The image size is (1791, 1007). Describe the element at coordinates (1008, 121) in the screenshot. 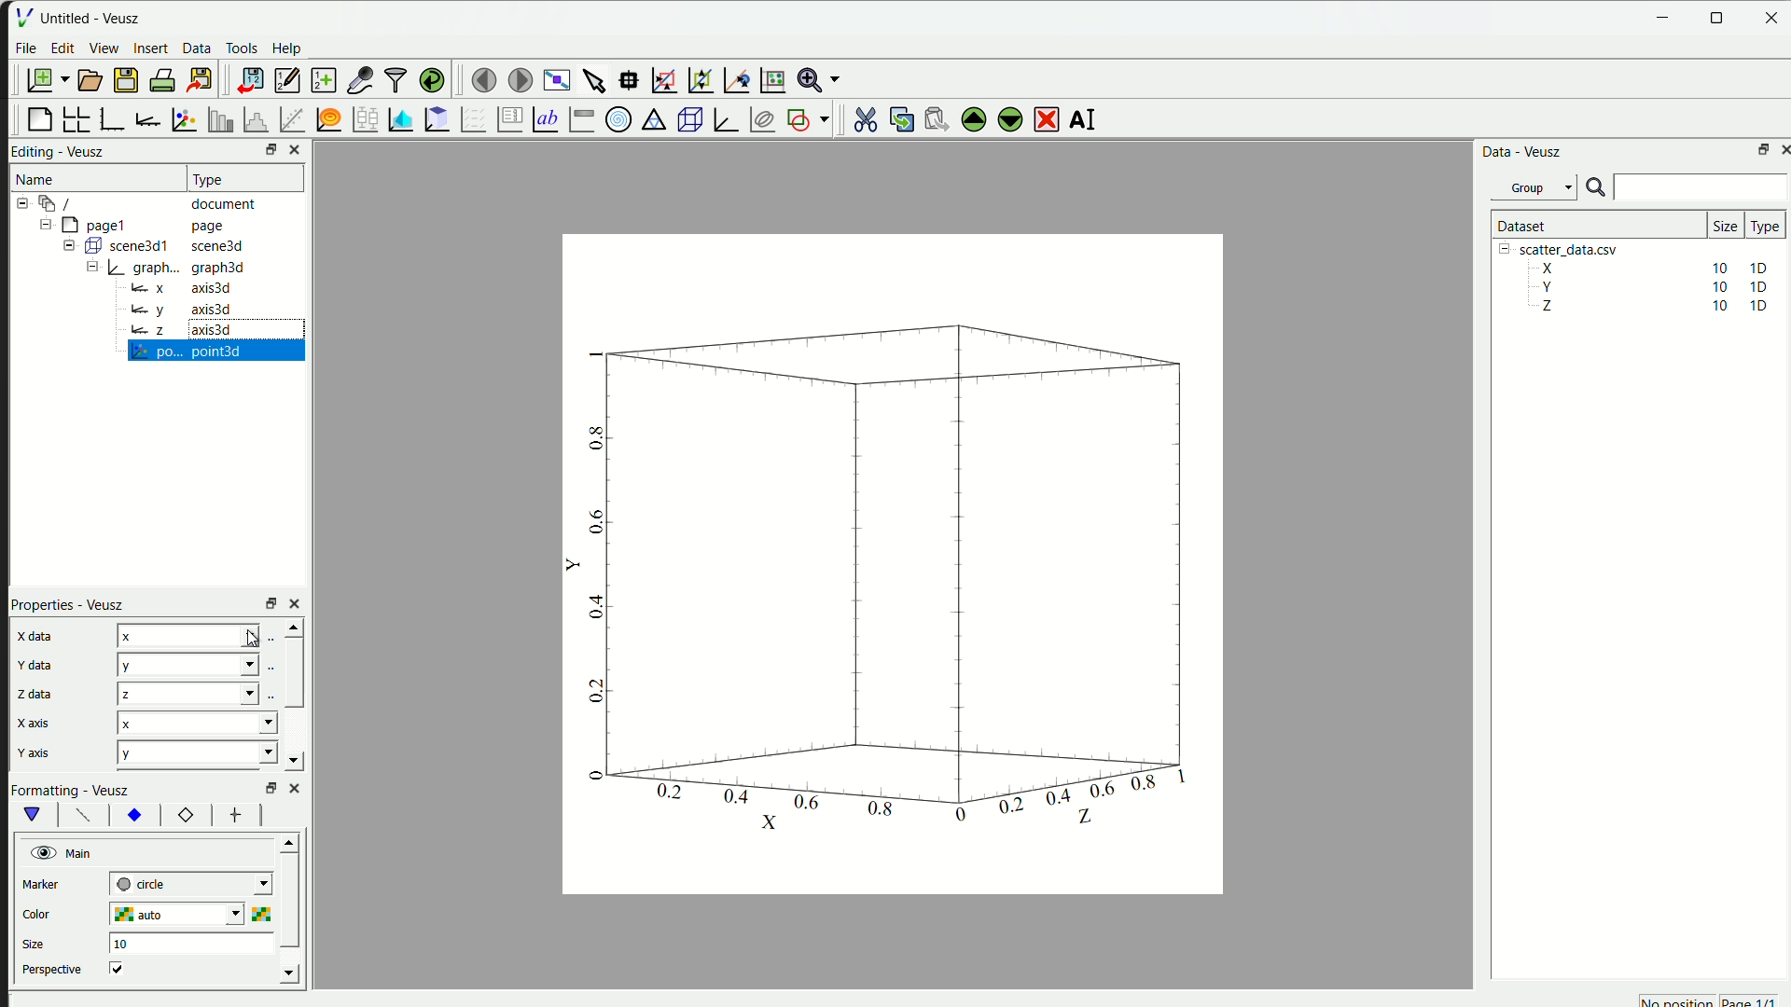

I see `move down the selected widget` at that location.